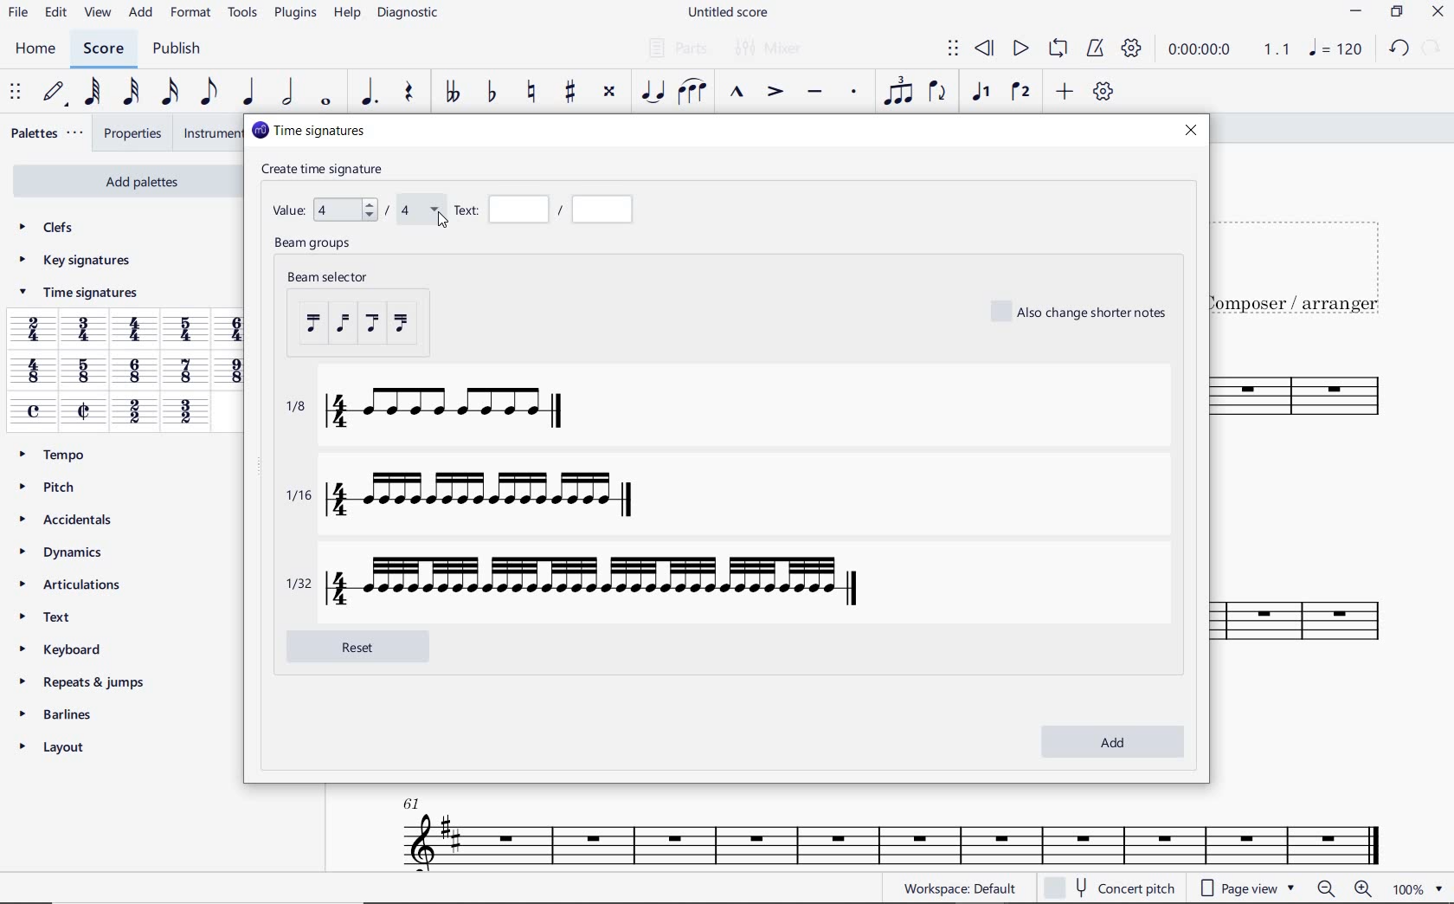  What do you see at coordinates (1342, 888) in the screenshot?
I see `ZOOM OUT OR ZOOM IN` at bounding box center [1342, 888].